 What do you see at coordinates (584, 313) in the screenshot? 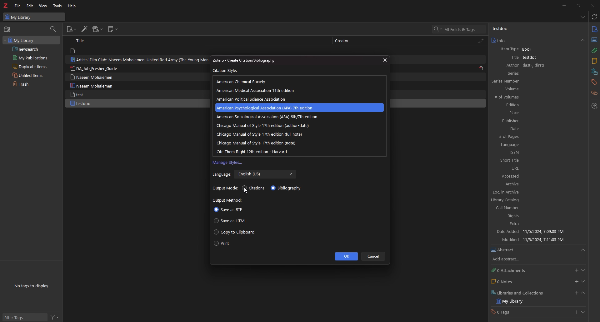
I see `show` at bounding box center [584, 313].